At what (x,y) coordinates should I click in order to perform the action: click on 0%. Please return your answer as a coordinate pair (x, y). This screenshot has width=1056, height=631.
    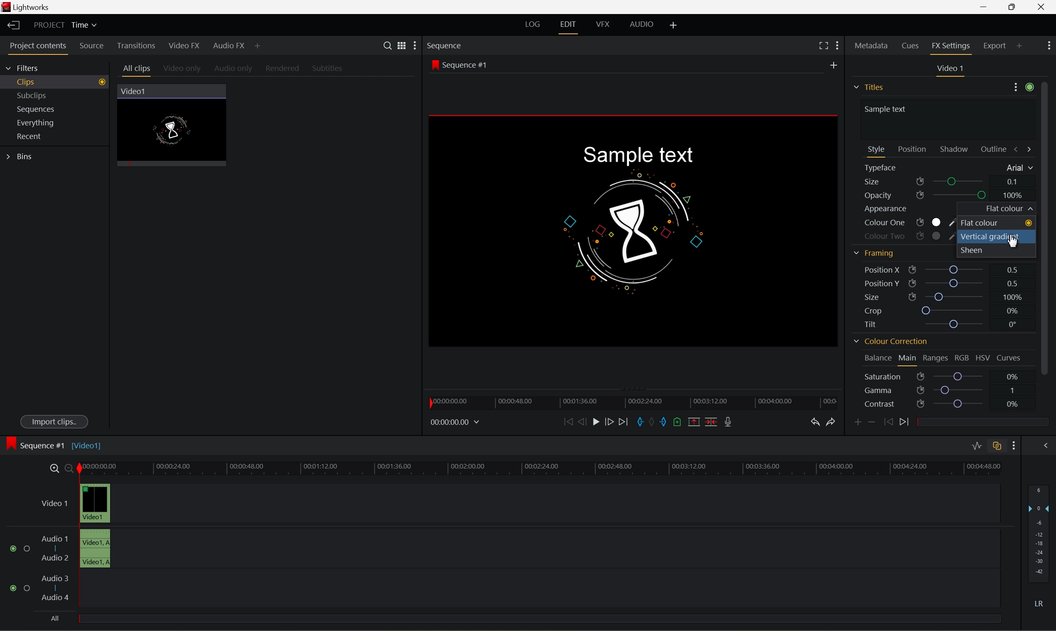
    Looking at the image, I should click on (1013, 311).